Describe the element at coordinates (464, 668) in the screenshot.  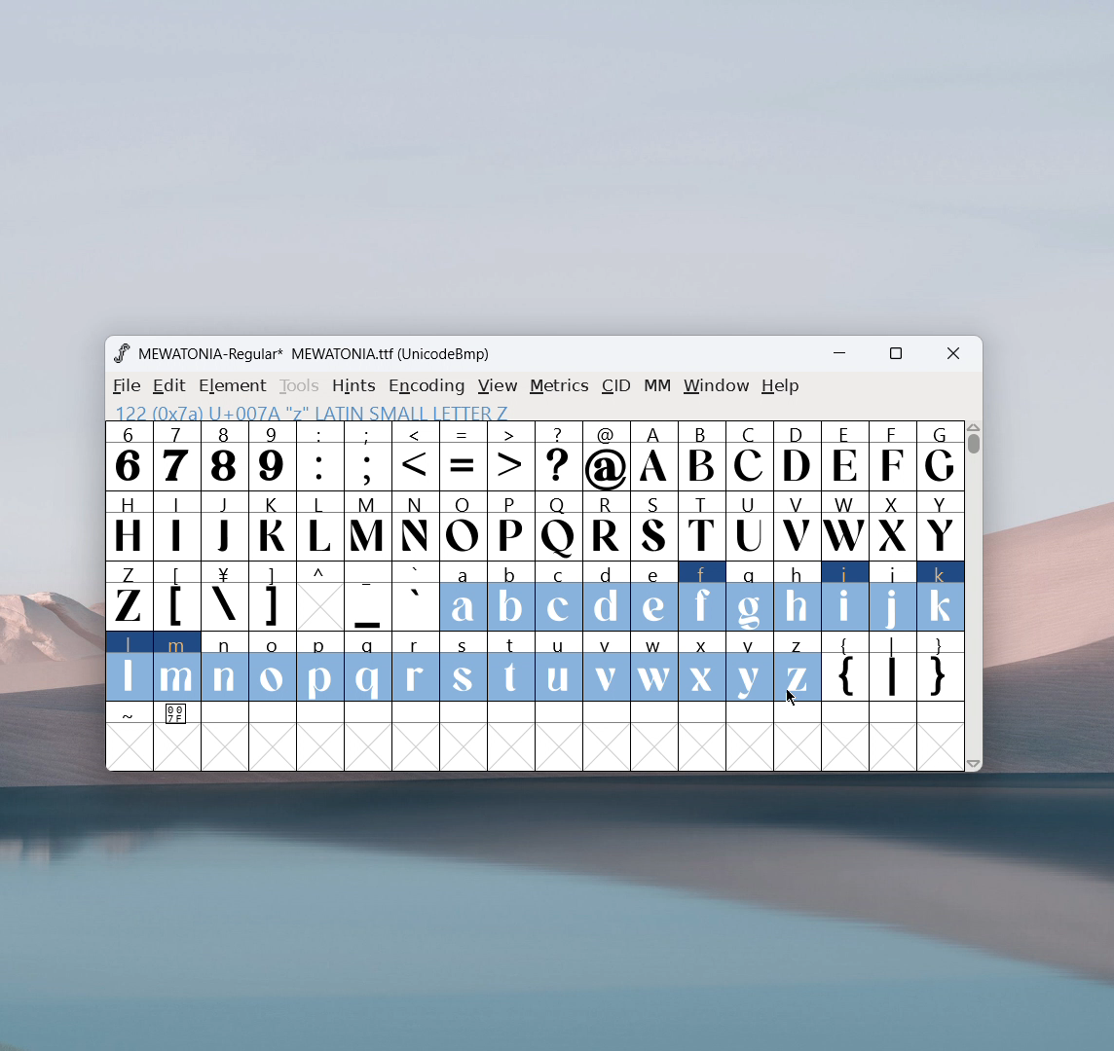
I see `s` at that location.